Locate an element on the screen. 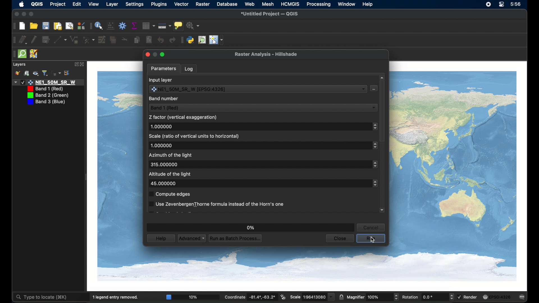 This screenshot has width=539, height=303. minimize  is located at coordinates (23, 14).